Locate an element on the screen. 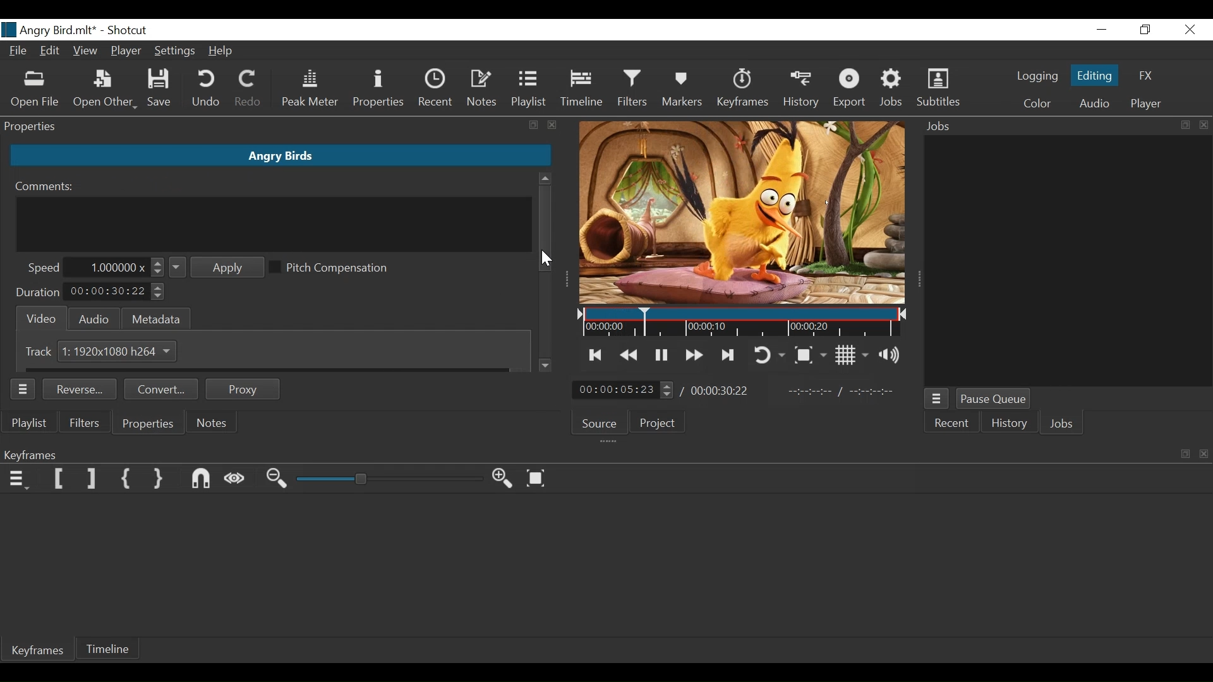  cursor is located at coordinates (546, 259).